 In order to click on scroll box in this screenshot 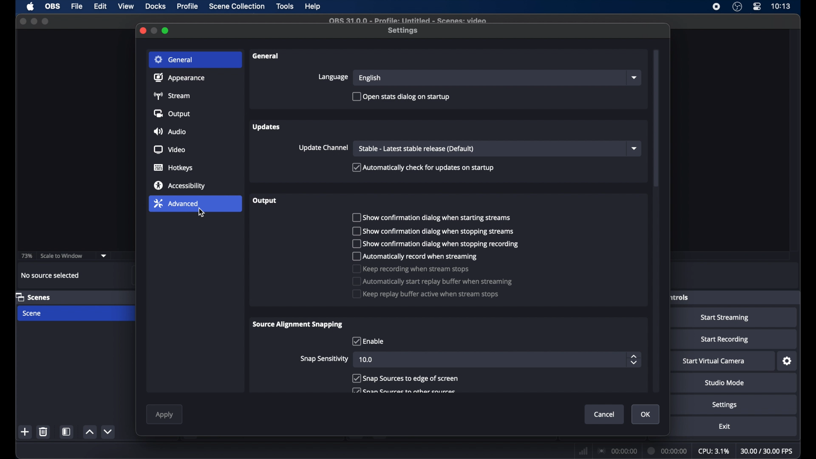, I will do `click(656, 119)`.